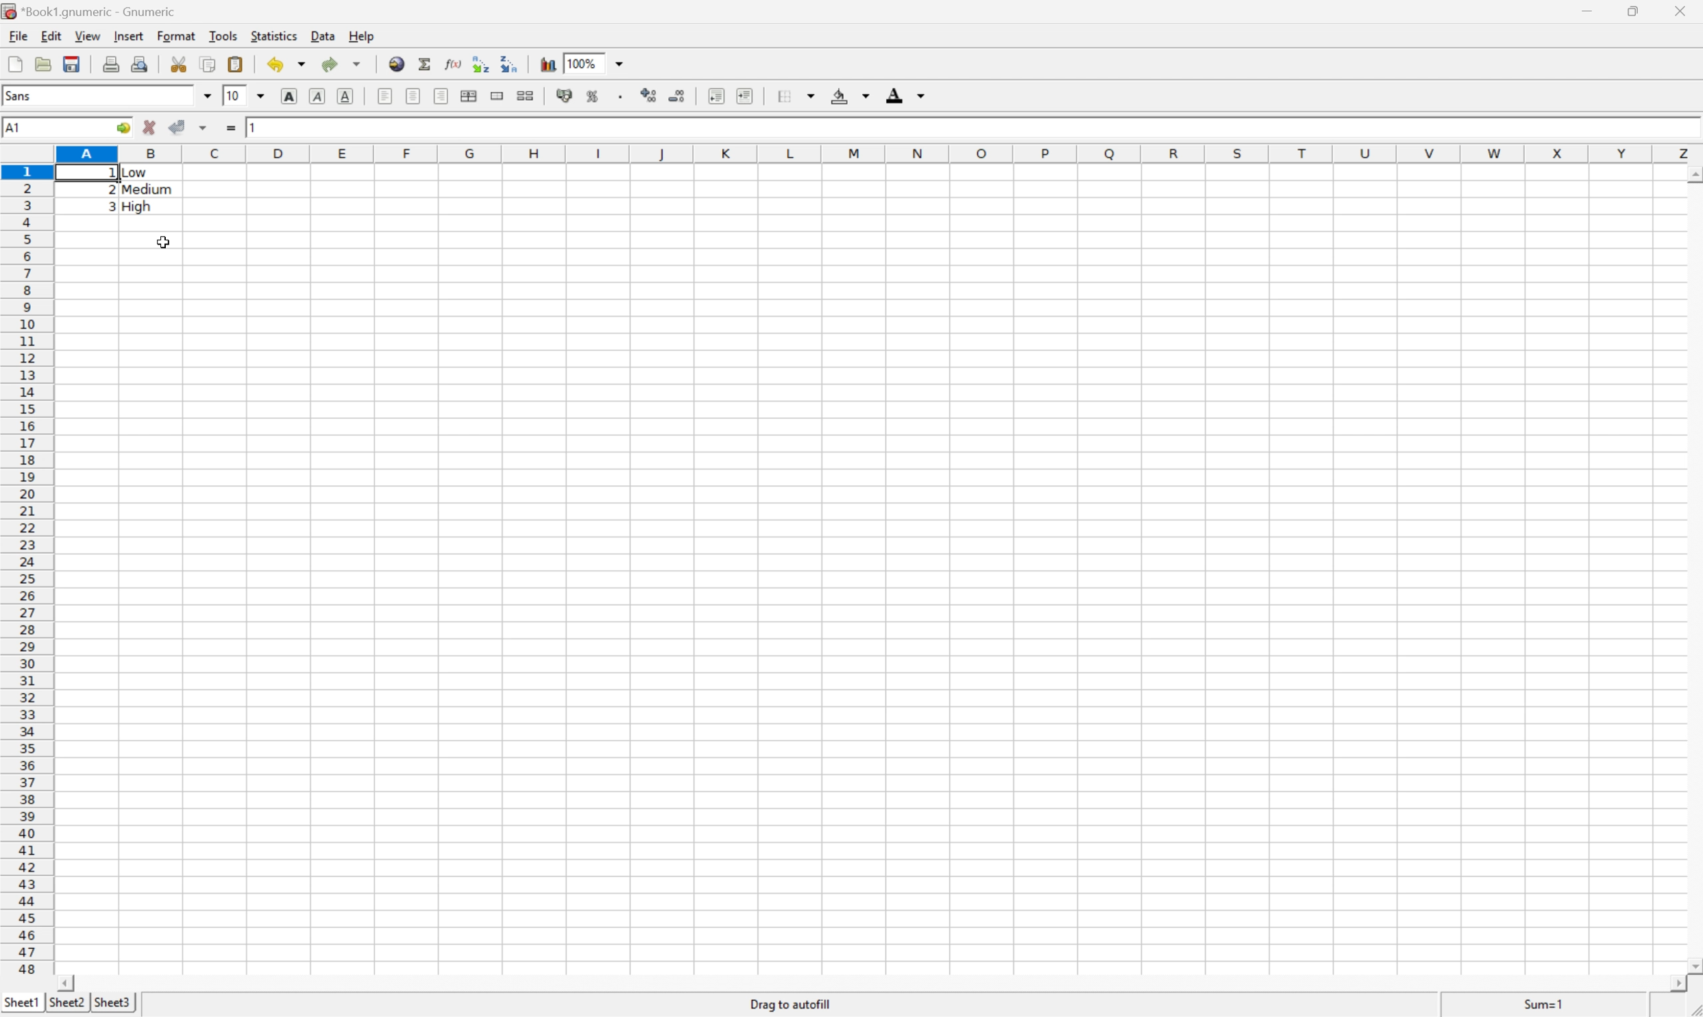  What do you see at coordinates (442, 97) in the screenshot?
I see `Align Right` at bounding box center [442, 97].